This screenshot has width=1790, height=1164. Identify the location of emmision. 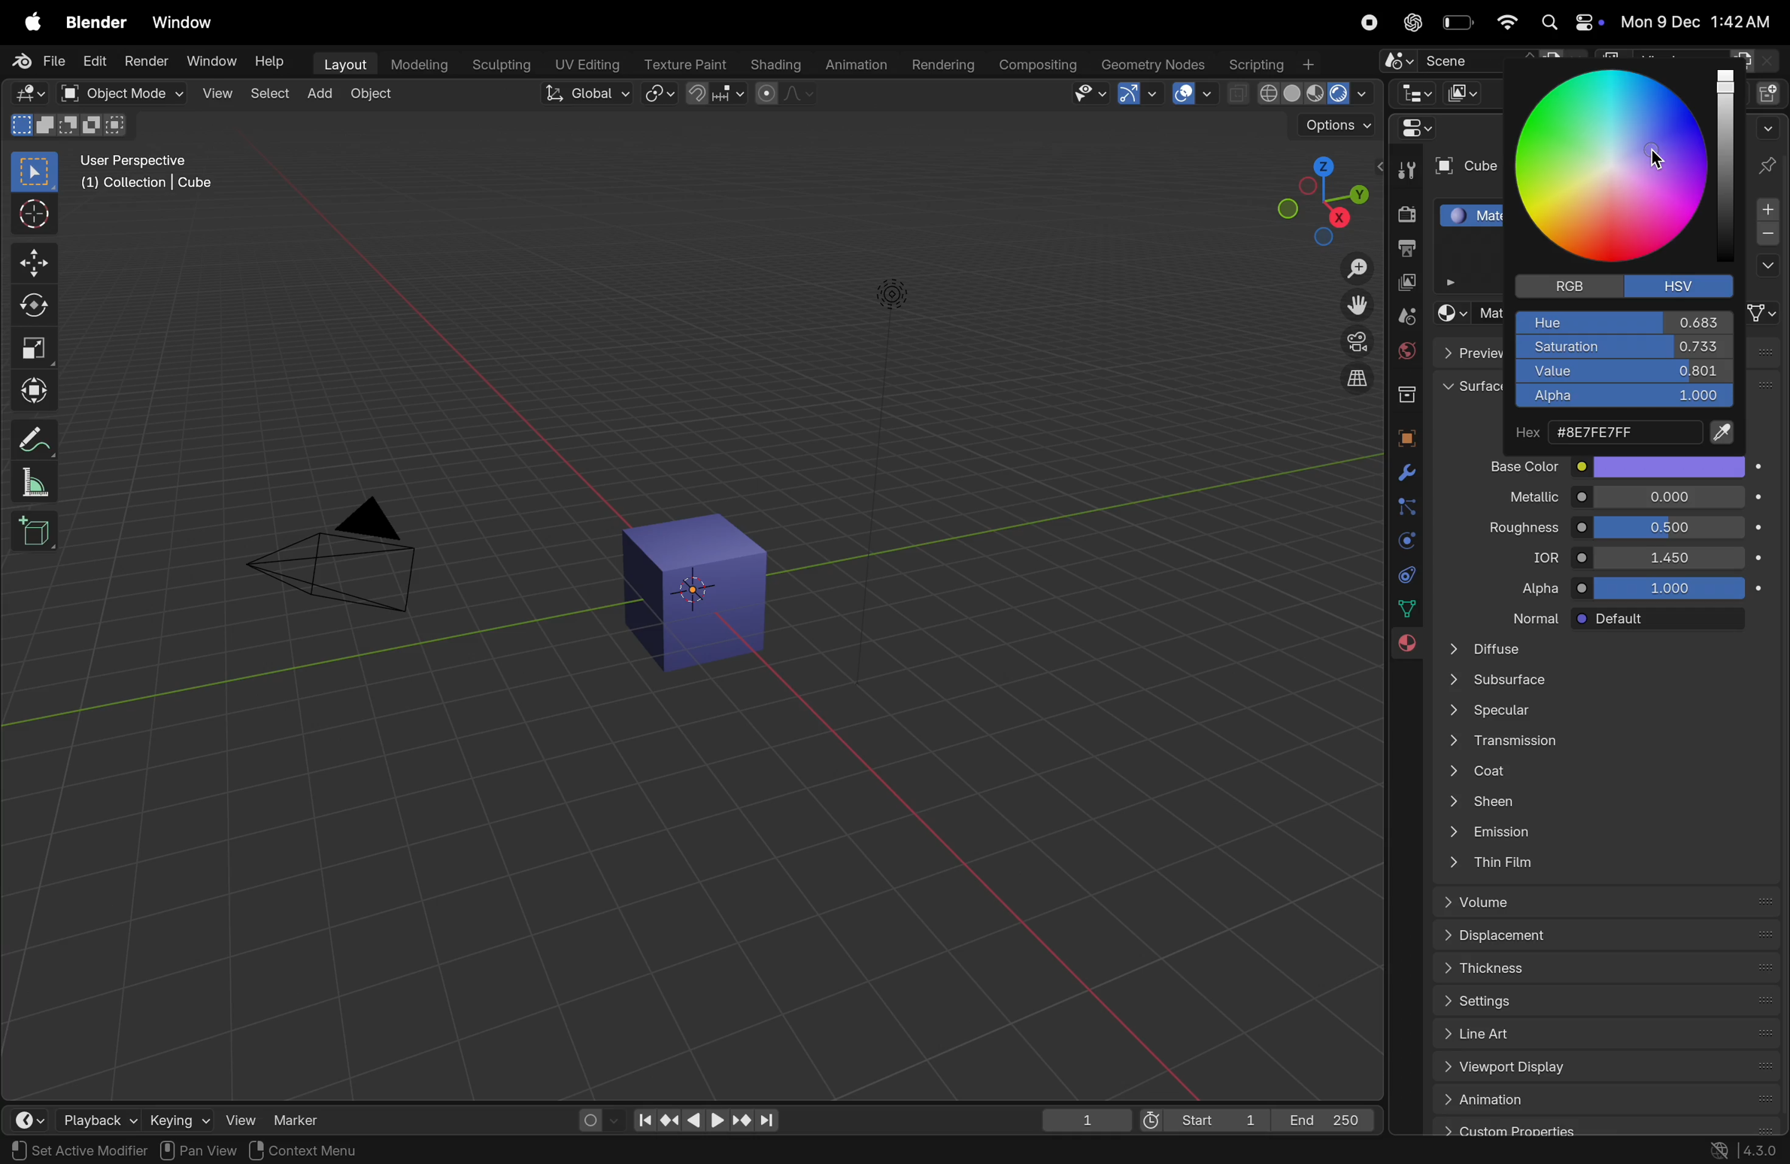
(1601, 835).